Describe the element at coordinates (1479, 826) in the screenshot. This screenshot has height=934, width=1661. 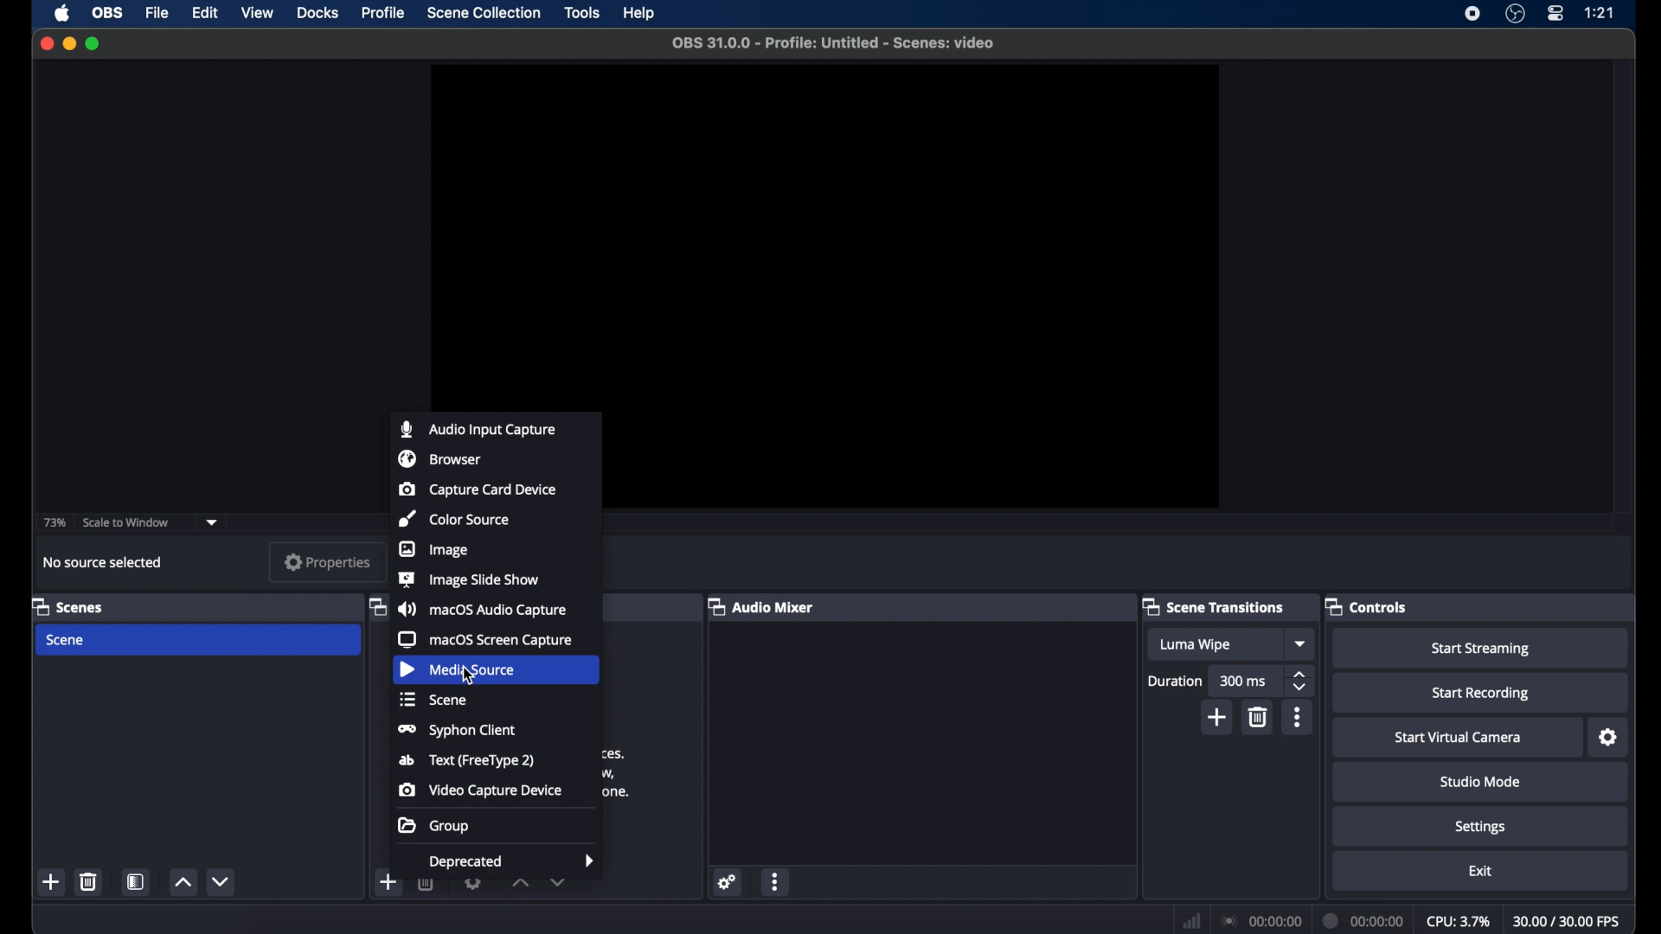
I see `settings` at that location.